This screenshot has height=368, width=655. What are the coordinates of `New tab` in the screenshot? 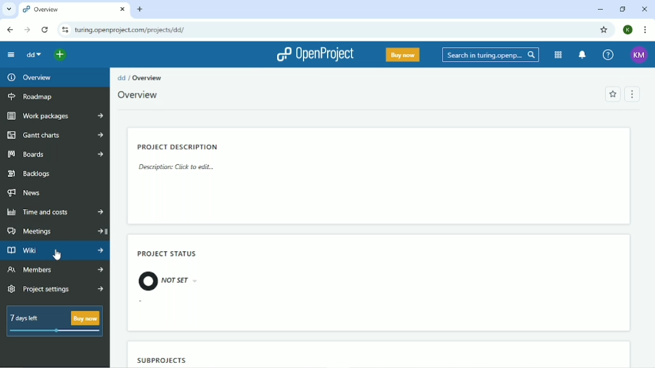 It's located at (139, 10).